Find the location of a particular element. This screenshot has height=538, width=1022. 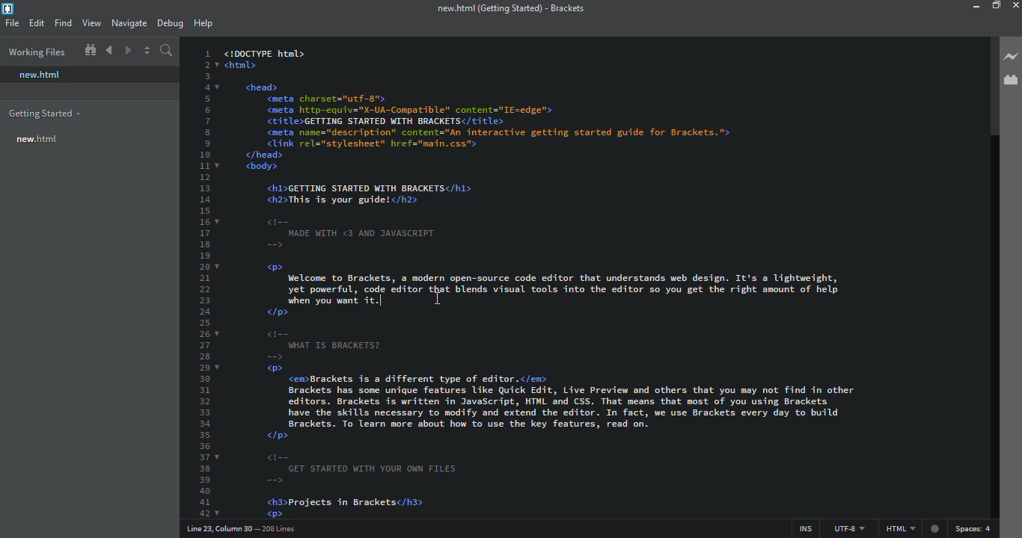

navigate back is located at coordinates (110, 49).